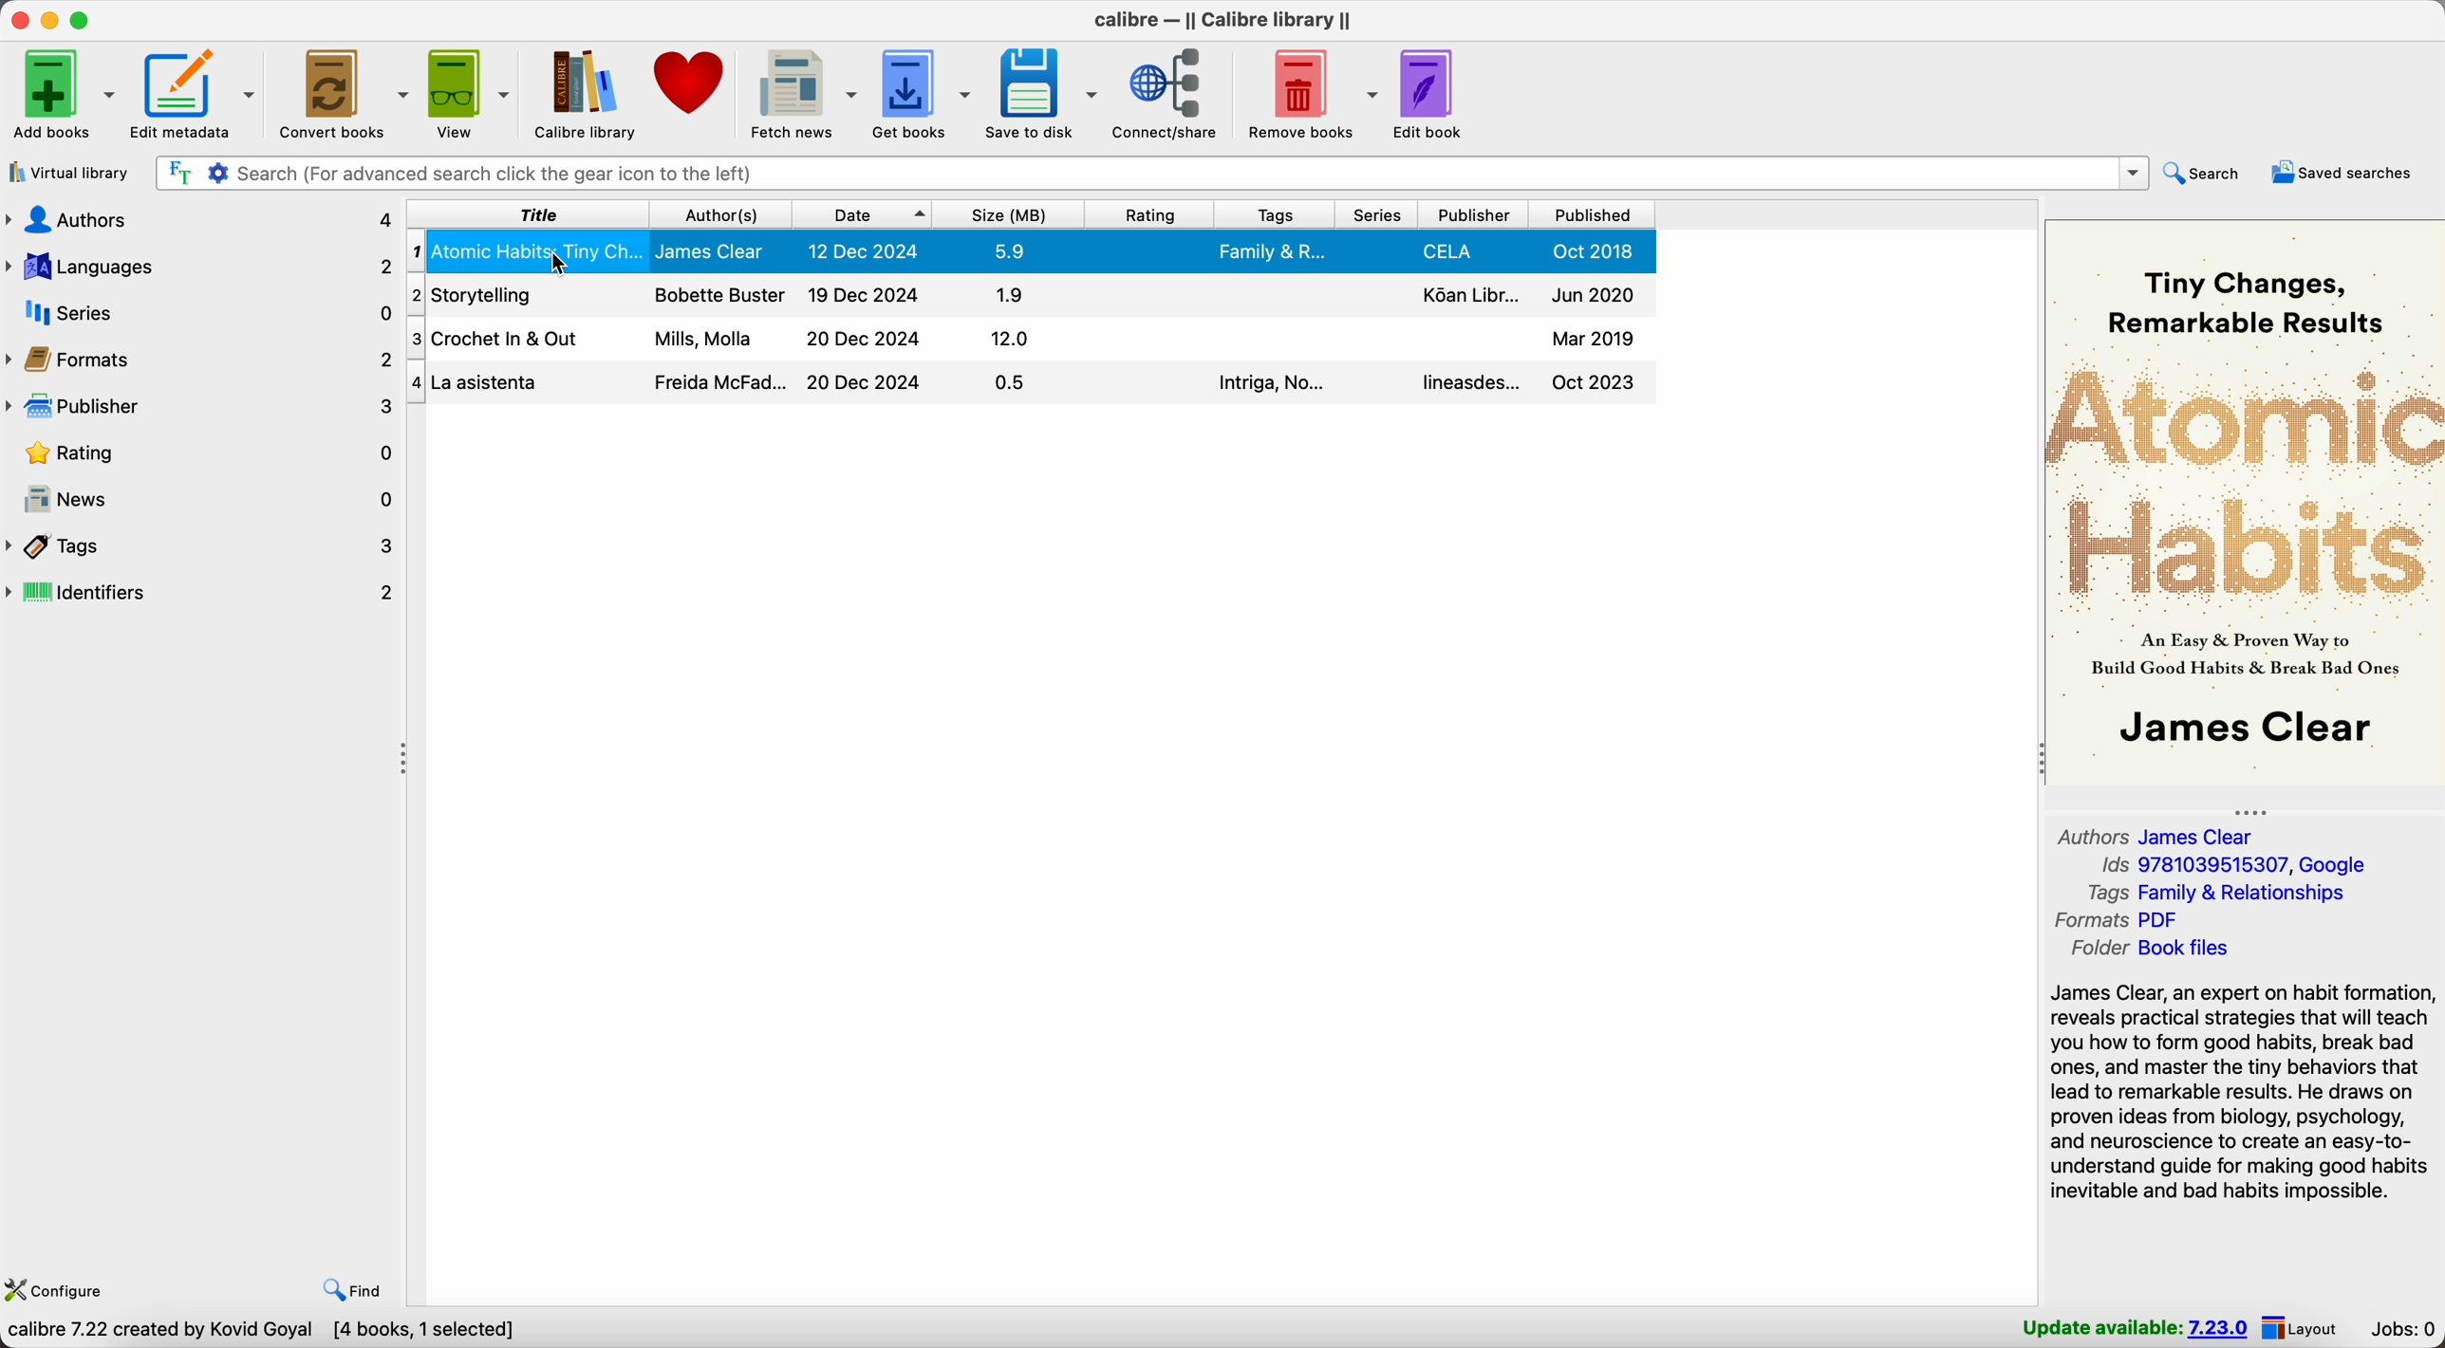 The height and width of the screenshot is (1348, 2445). Describe the element at coordinates (2215, 894) in the screenshot. I see `tags` at that location.